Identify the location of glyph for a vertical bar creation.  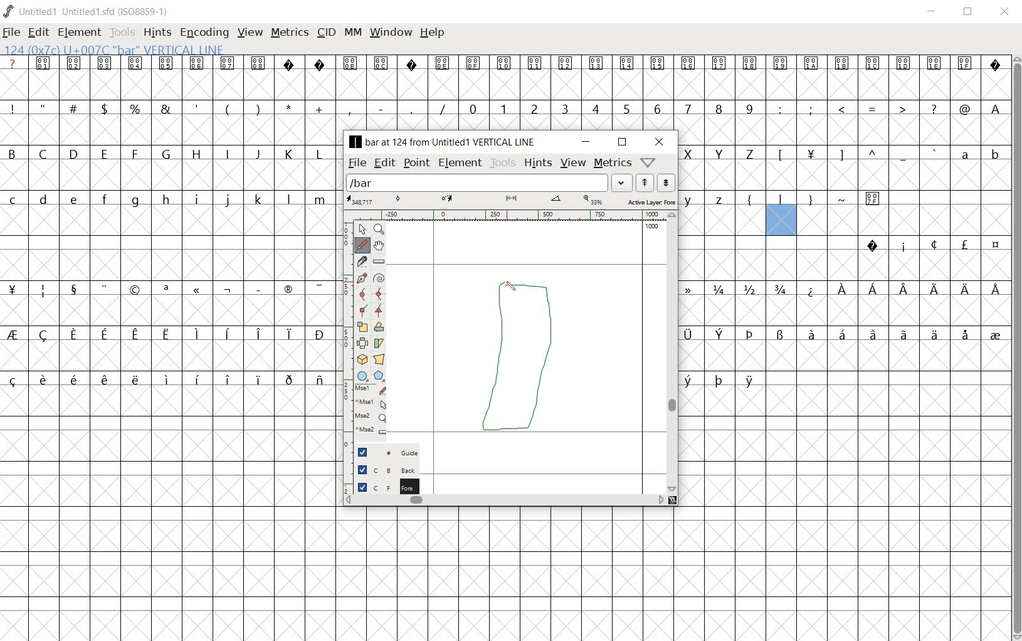
(510, 364).